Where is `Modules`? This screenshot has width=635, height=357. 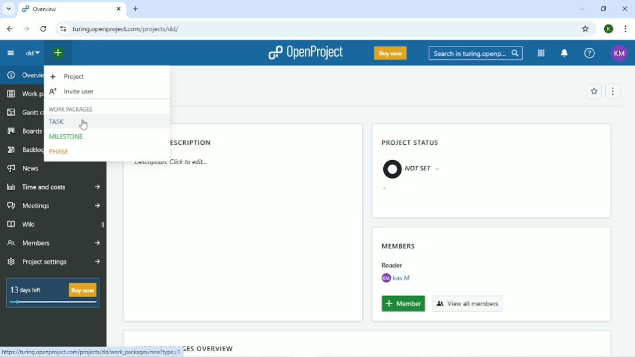 Modules is located at coordinates (540, 53).